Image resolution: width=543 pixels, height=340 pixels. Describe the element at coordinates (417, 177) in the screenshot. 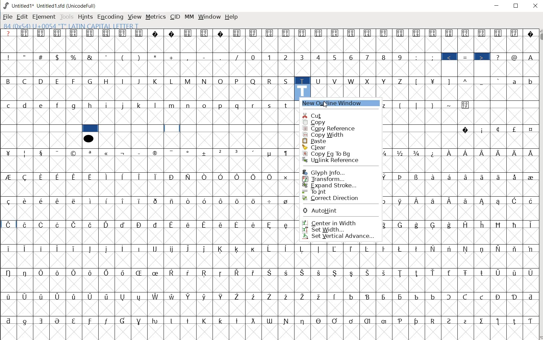

I see `Symbol` at that location.